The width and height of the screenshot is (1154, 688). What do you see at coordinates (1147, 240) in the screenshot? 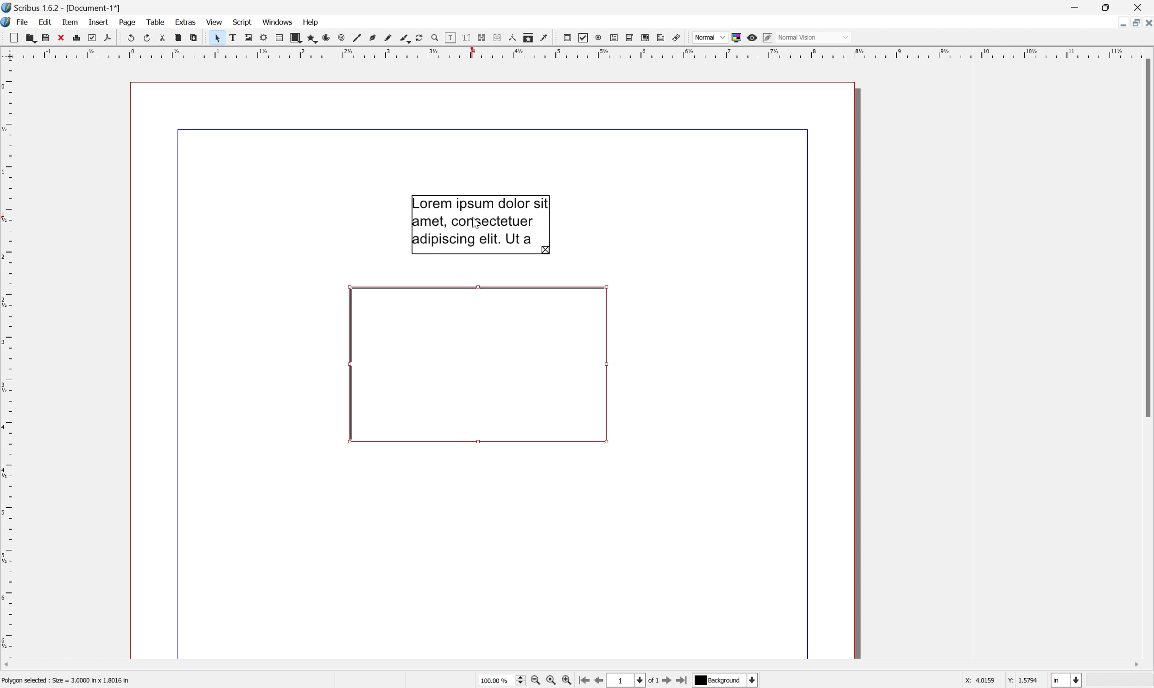
I see `Scroll bar` at bounding box center [1147, 240].